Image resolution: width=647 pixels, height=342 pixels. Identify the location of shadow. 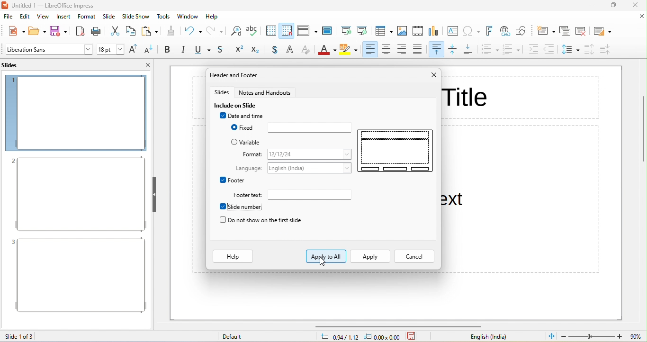
(276, 50).